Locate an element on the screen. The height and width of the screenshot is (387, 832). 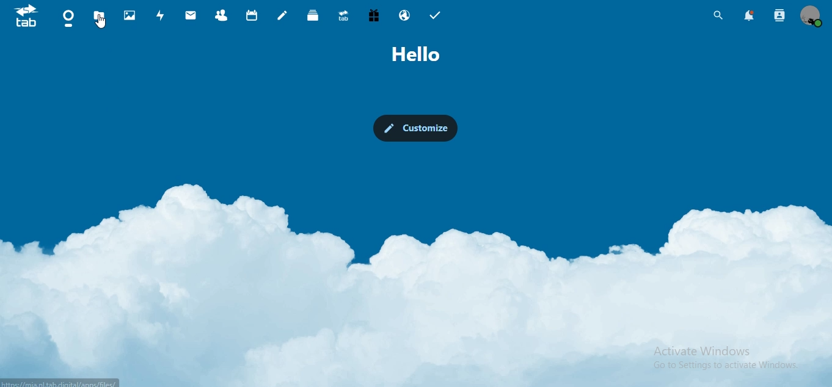
calendar is located at coordinates (253, 16).